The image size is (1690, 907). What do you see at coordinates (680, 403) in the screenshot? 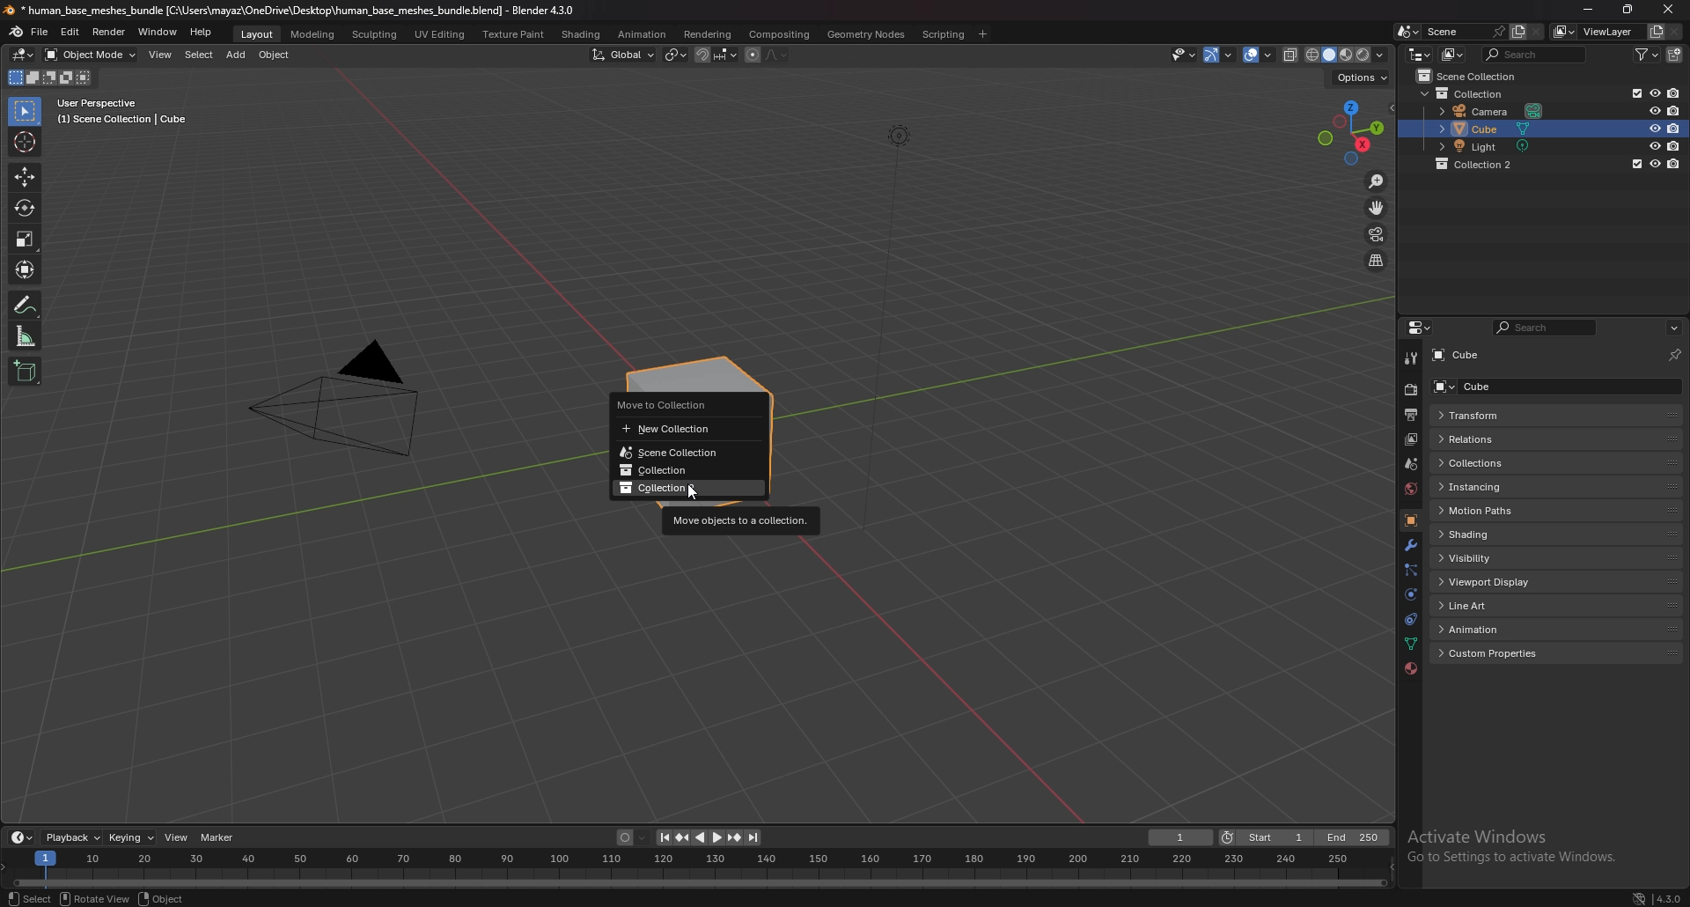
I see `move to collection` at bounding box center [680, 403].